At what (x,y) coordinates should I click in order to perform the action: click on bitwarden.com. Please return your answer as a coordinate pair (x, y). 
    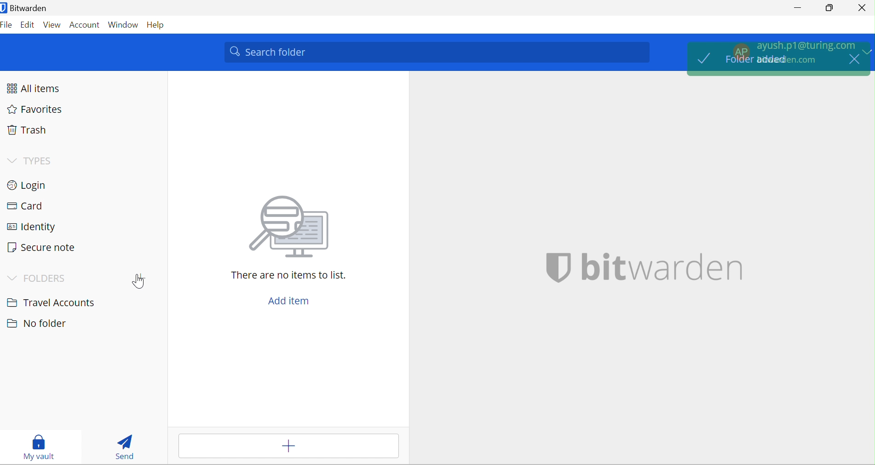
    Looking at the image, I should click on (787, 60).